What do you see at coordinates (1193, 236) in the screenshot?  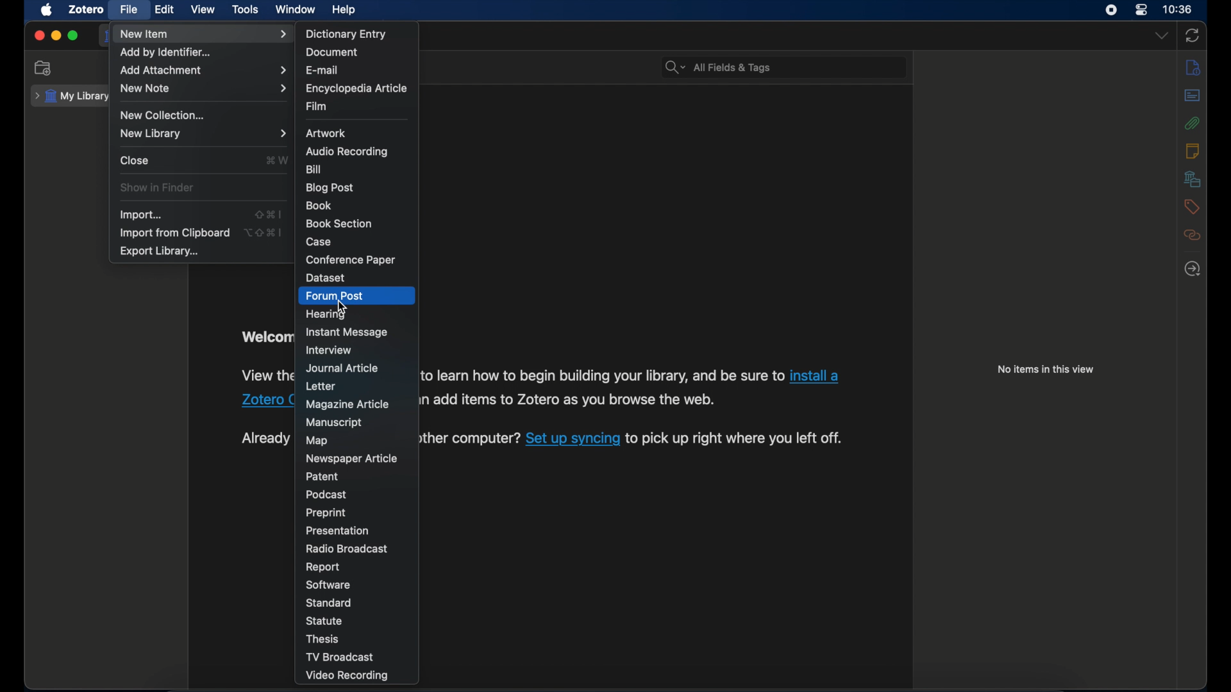 I see `related` at bounding box center [1193, 236].